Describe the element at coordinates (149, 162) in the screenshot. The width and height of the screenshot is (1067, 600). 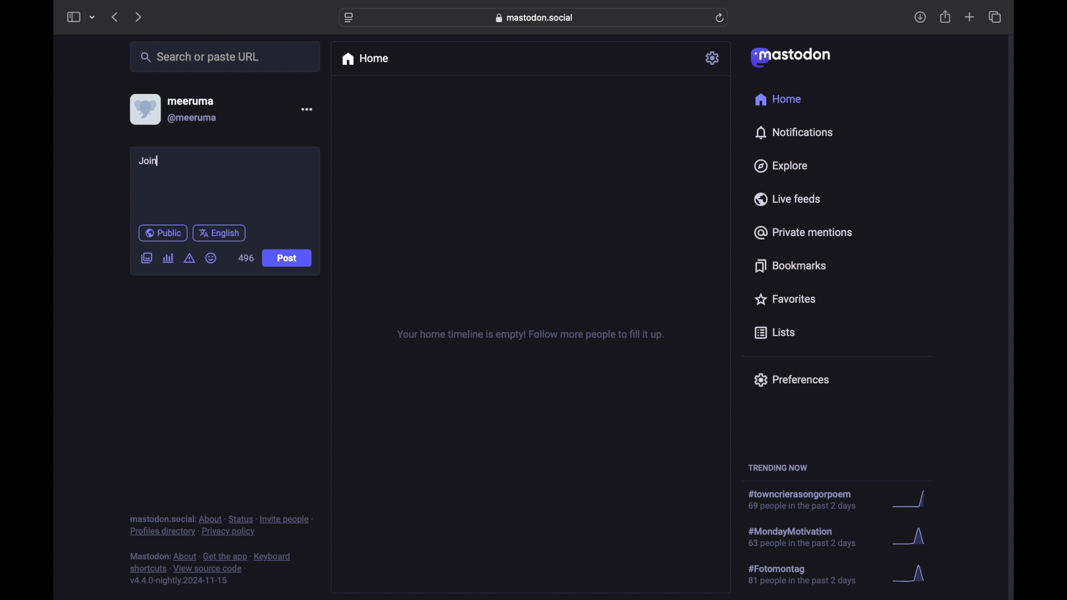
I see `join` at that location.